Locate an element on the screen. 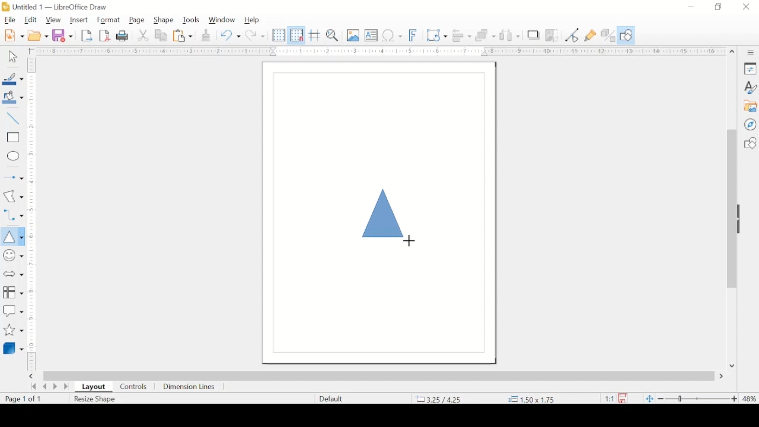 Image resolution: width=759 pixels, height=427 pixels. snap to grid is located at coordinates (296, 35).